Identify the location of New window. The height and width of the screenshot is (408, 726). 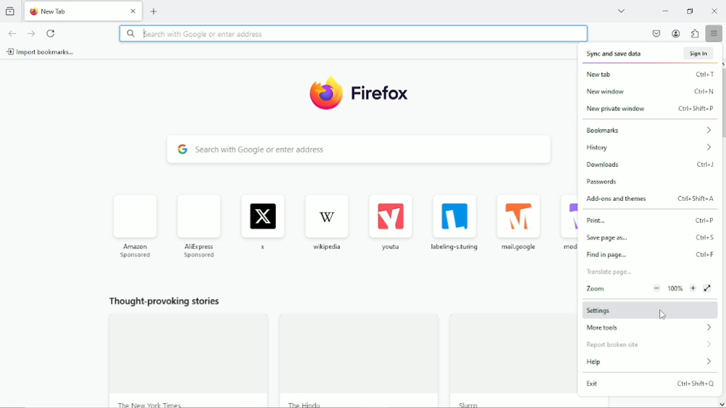
(652, 90).